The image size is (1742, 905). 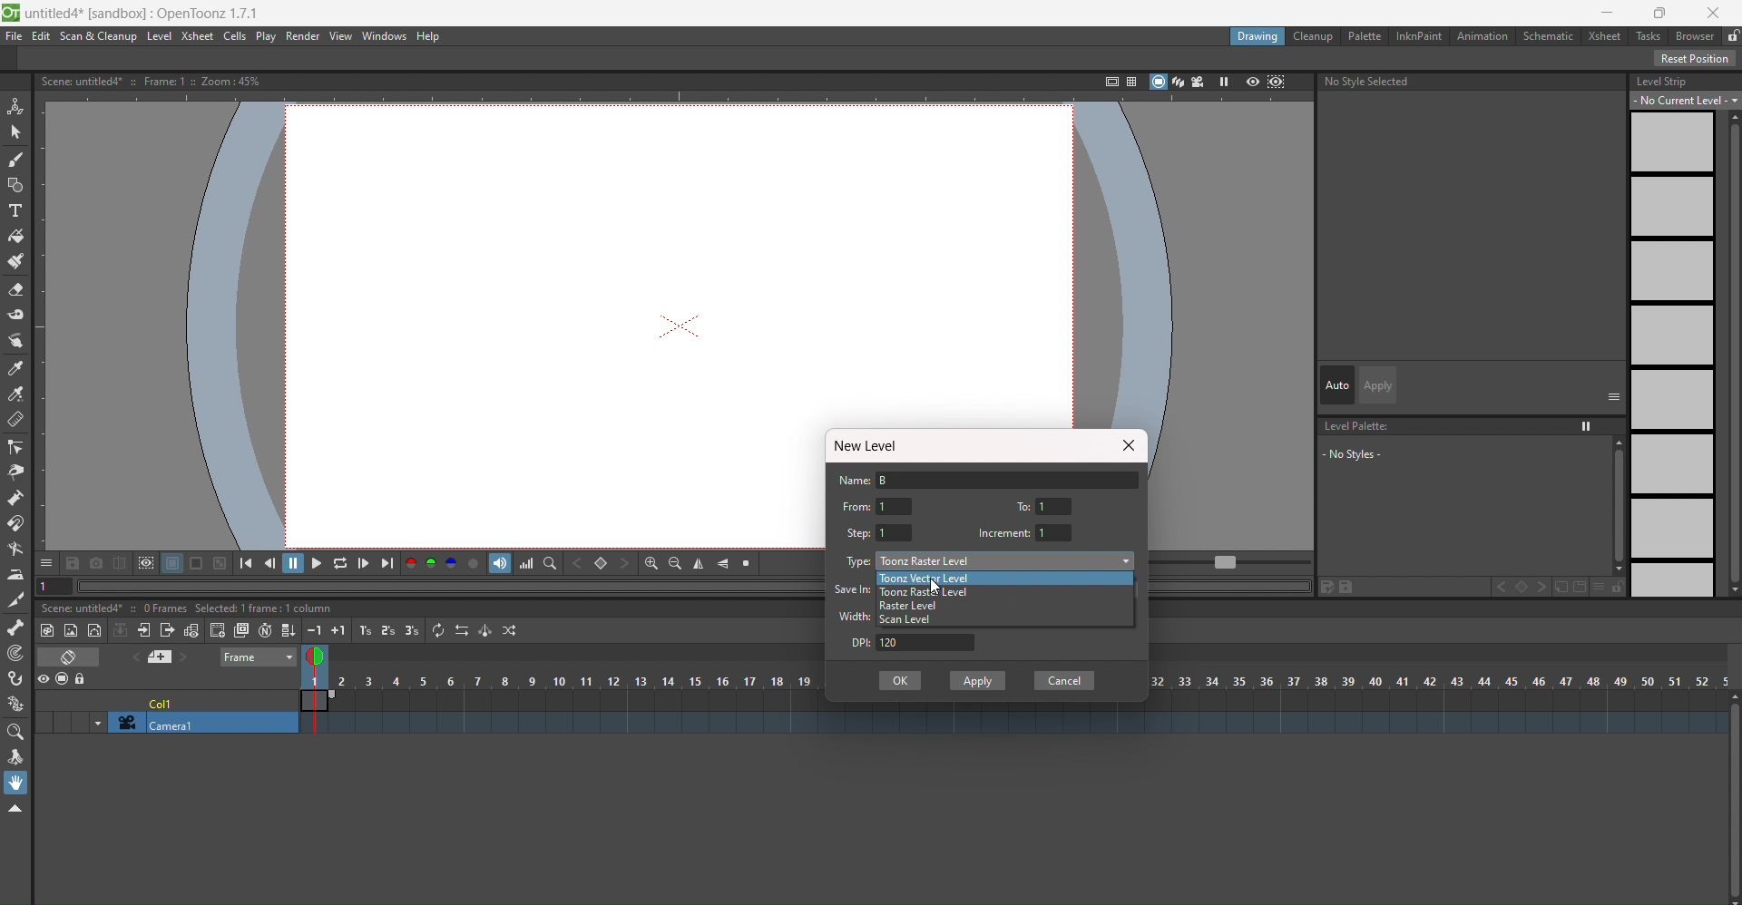 I want to click on type, so click(x=859, y=561).